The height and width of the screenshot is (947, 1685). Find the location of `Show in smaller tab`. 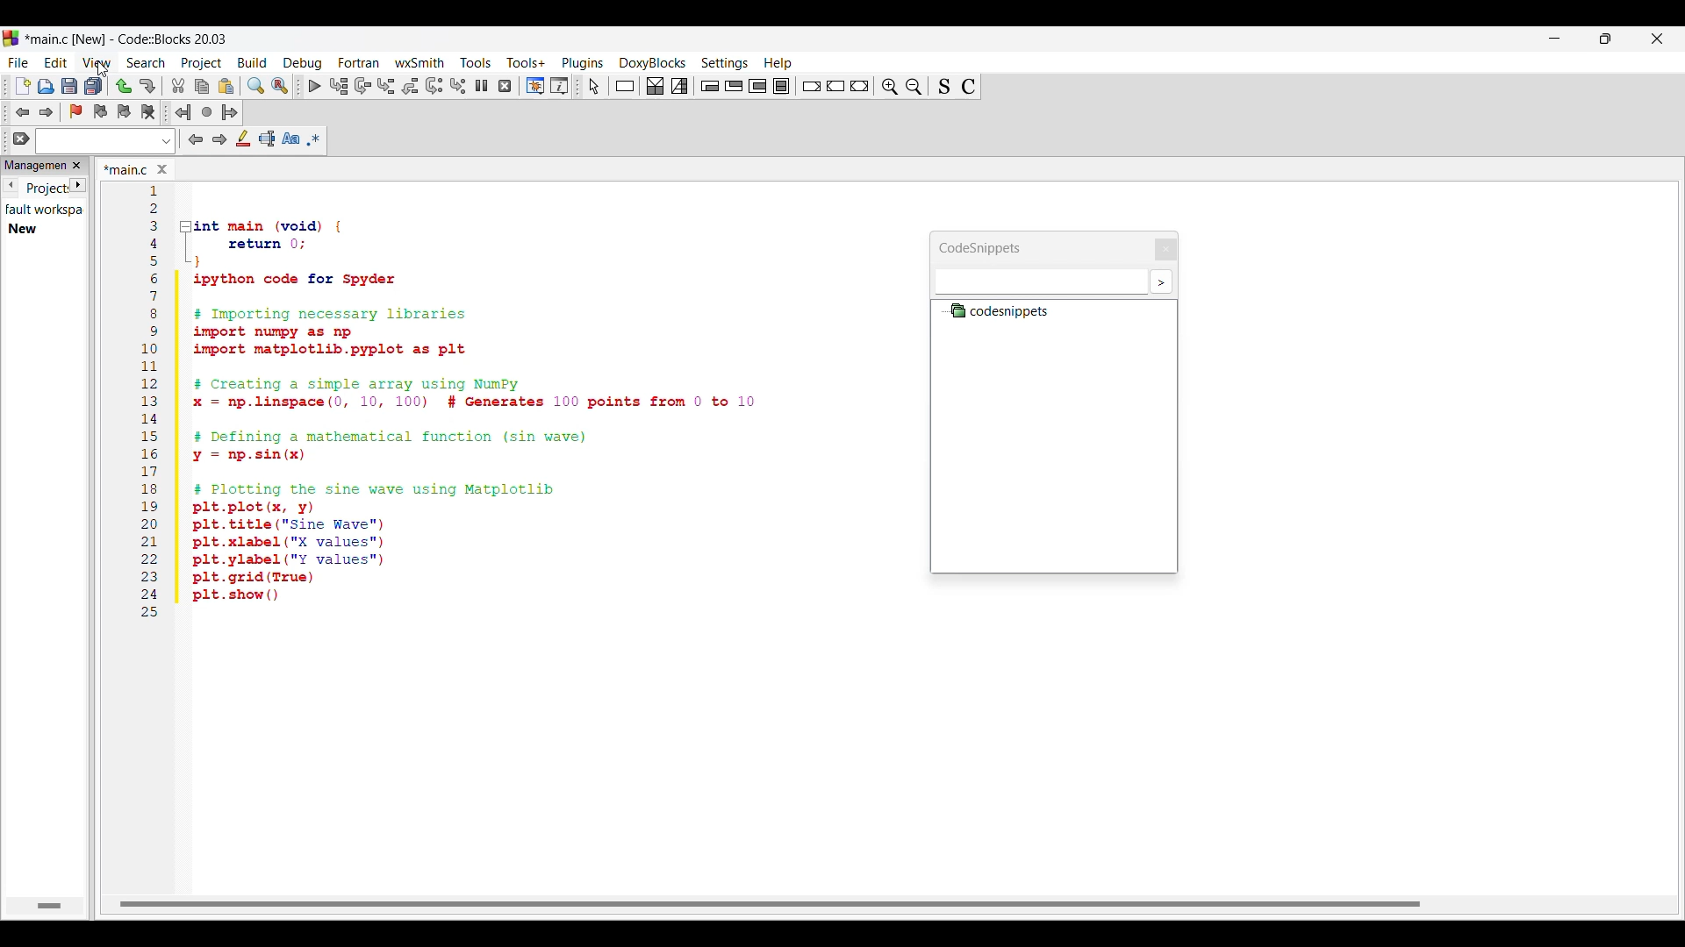

Show in smaller tab is located at coordinates (1605, 39).